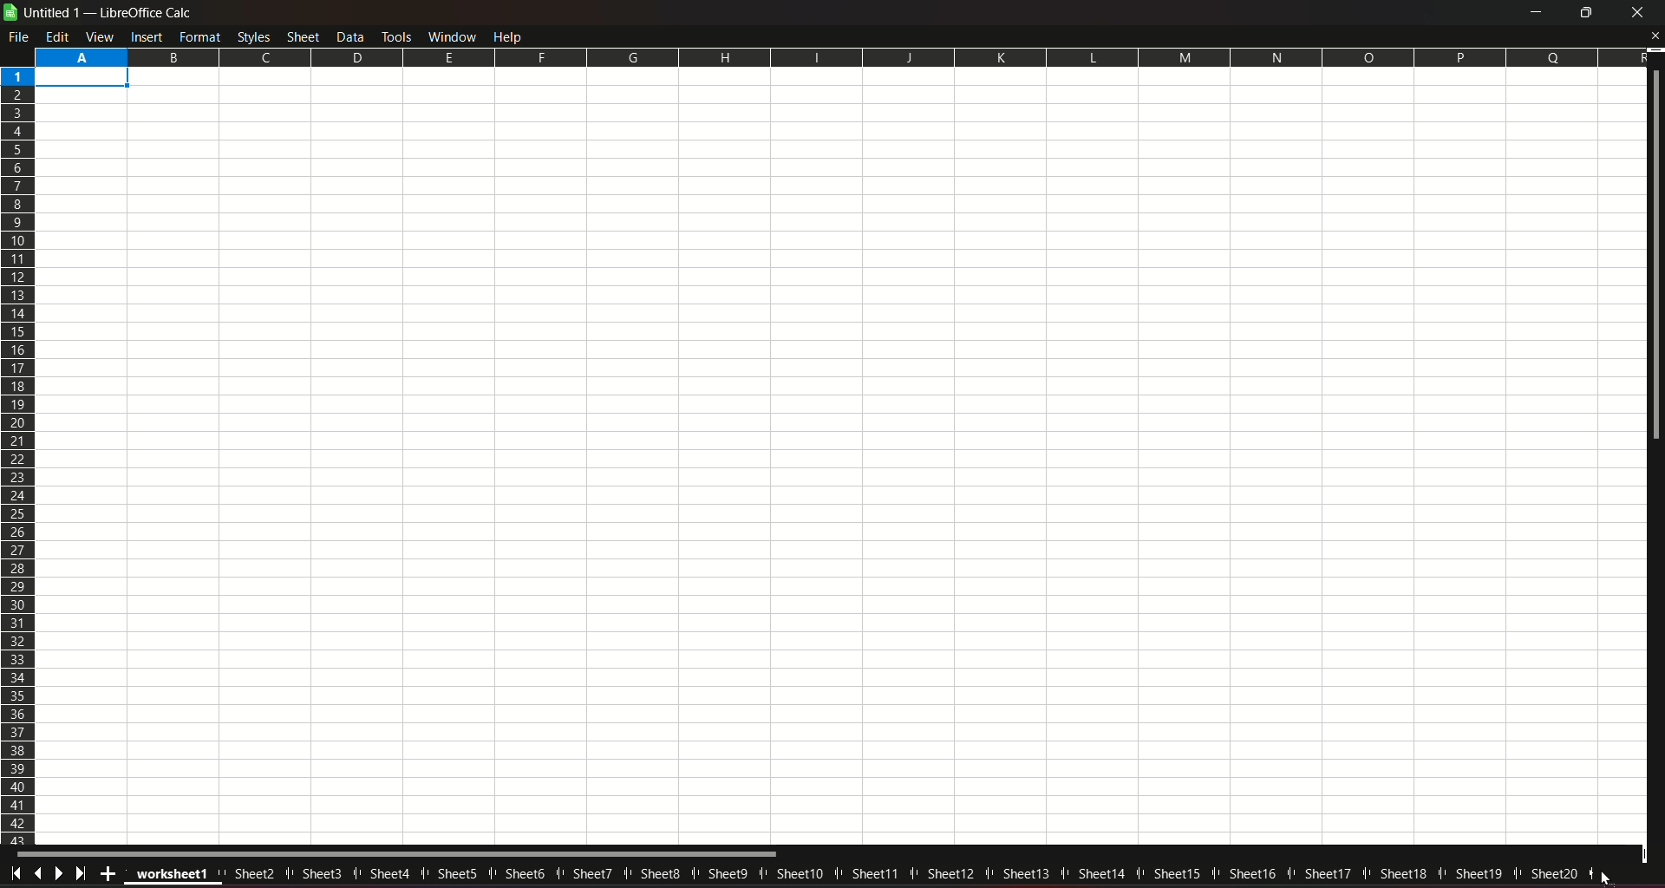 Image resolution: width=1665 pixels, height=888 pixels. What do you see at coordinates (101, 36) in the screenshot?
I see `view` at bounding box center [101, 36].